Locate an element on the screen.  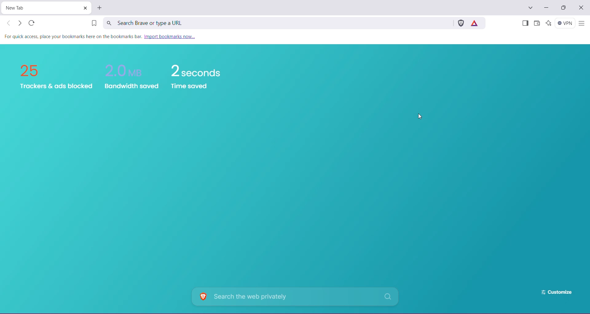
Close is located at coordinates (582, 8).